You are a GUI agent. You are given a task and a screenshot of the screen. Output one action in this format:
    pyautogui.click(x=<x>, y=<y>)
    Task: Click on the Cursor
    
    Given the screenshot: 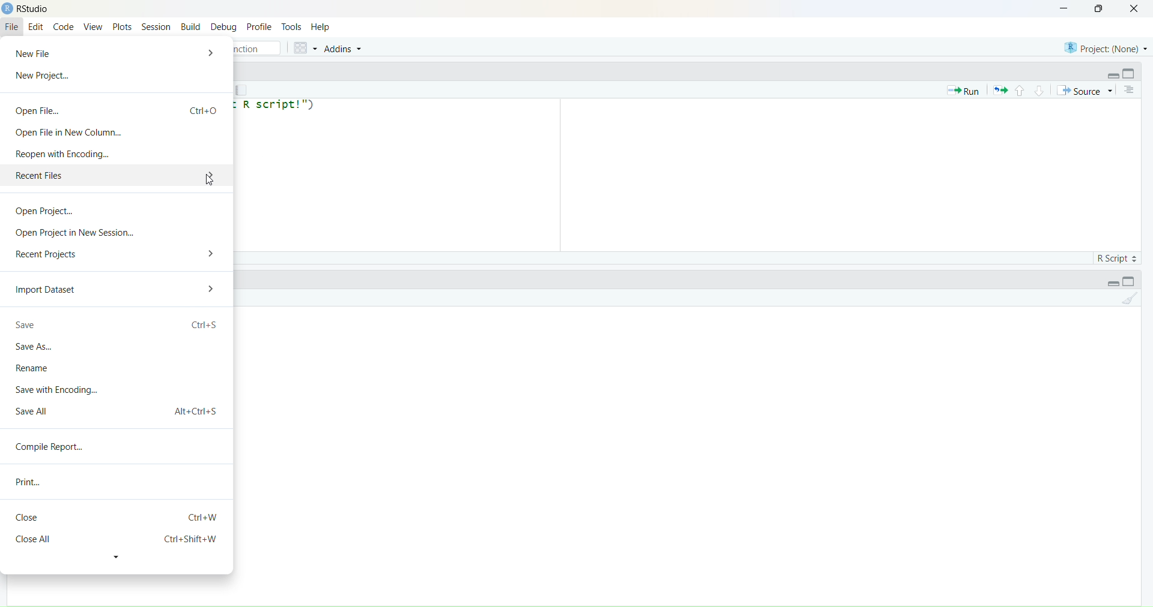 What is the action you would take?
    pyautogui.click(x=208, y=180)
    